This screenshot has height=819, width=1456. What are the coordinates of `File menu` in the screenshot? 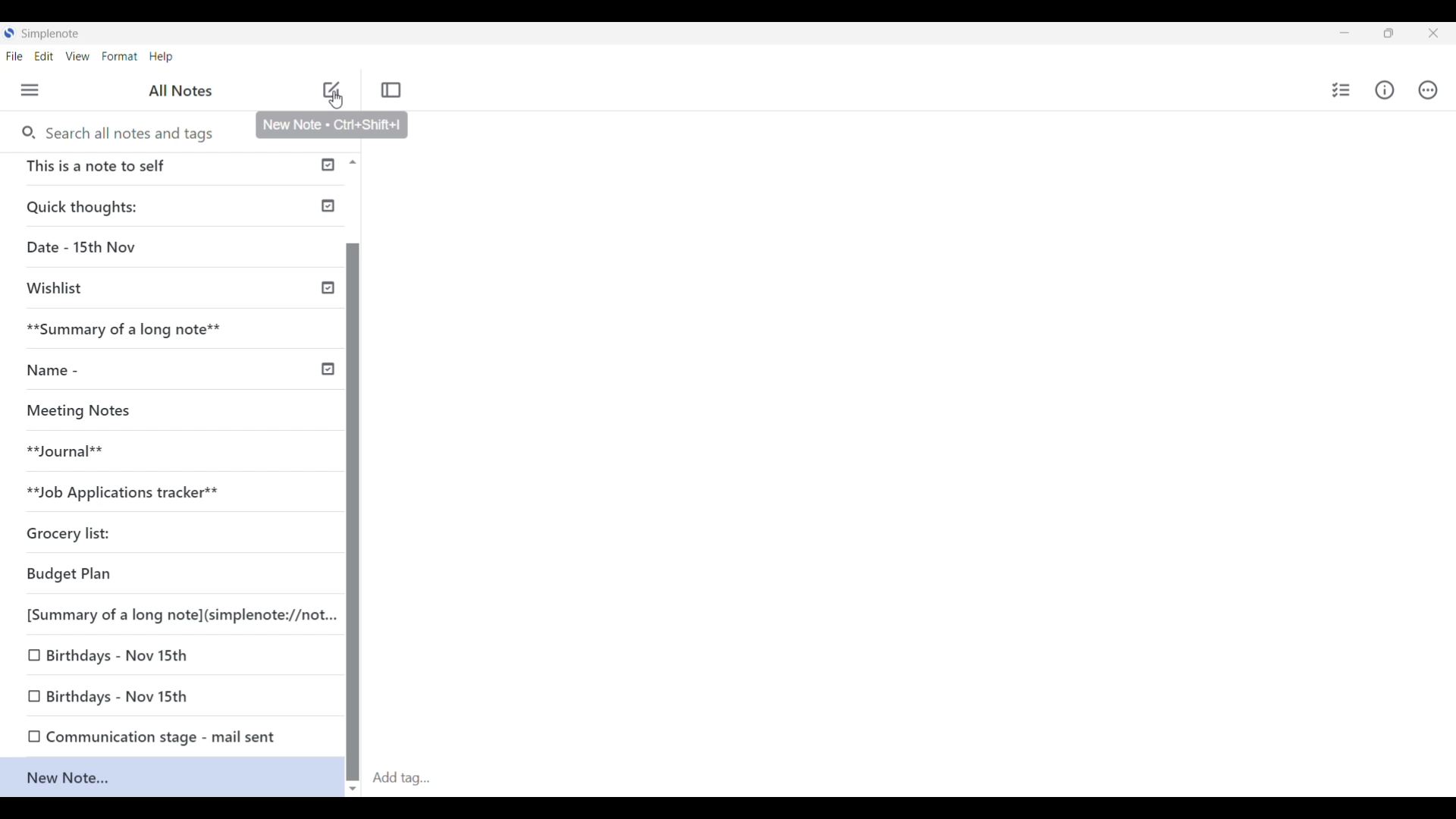 It's located at (14, 56).